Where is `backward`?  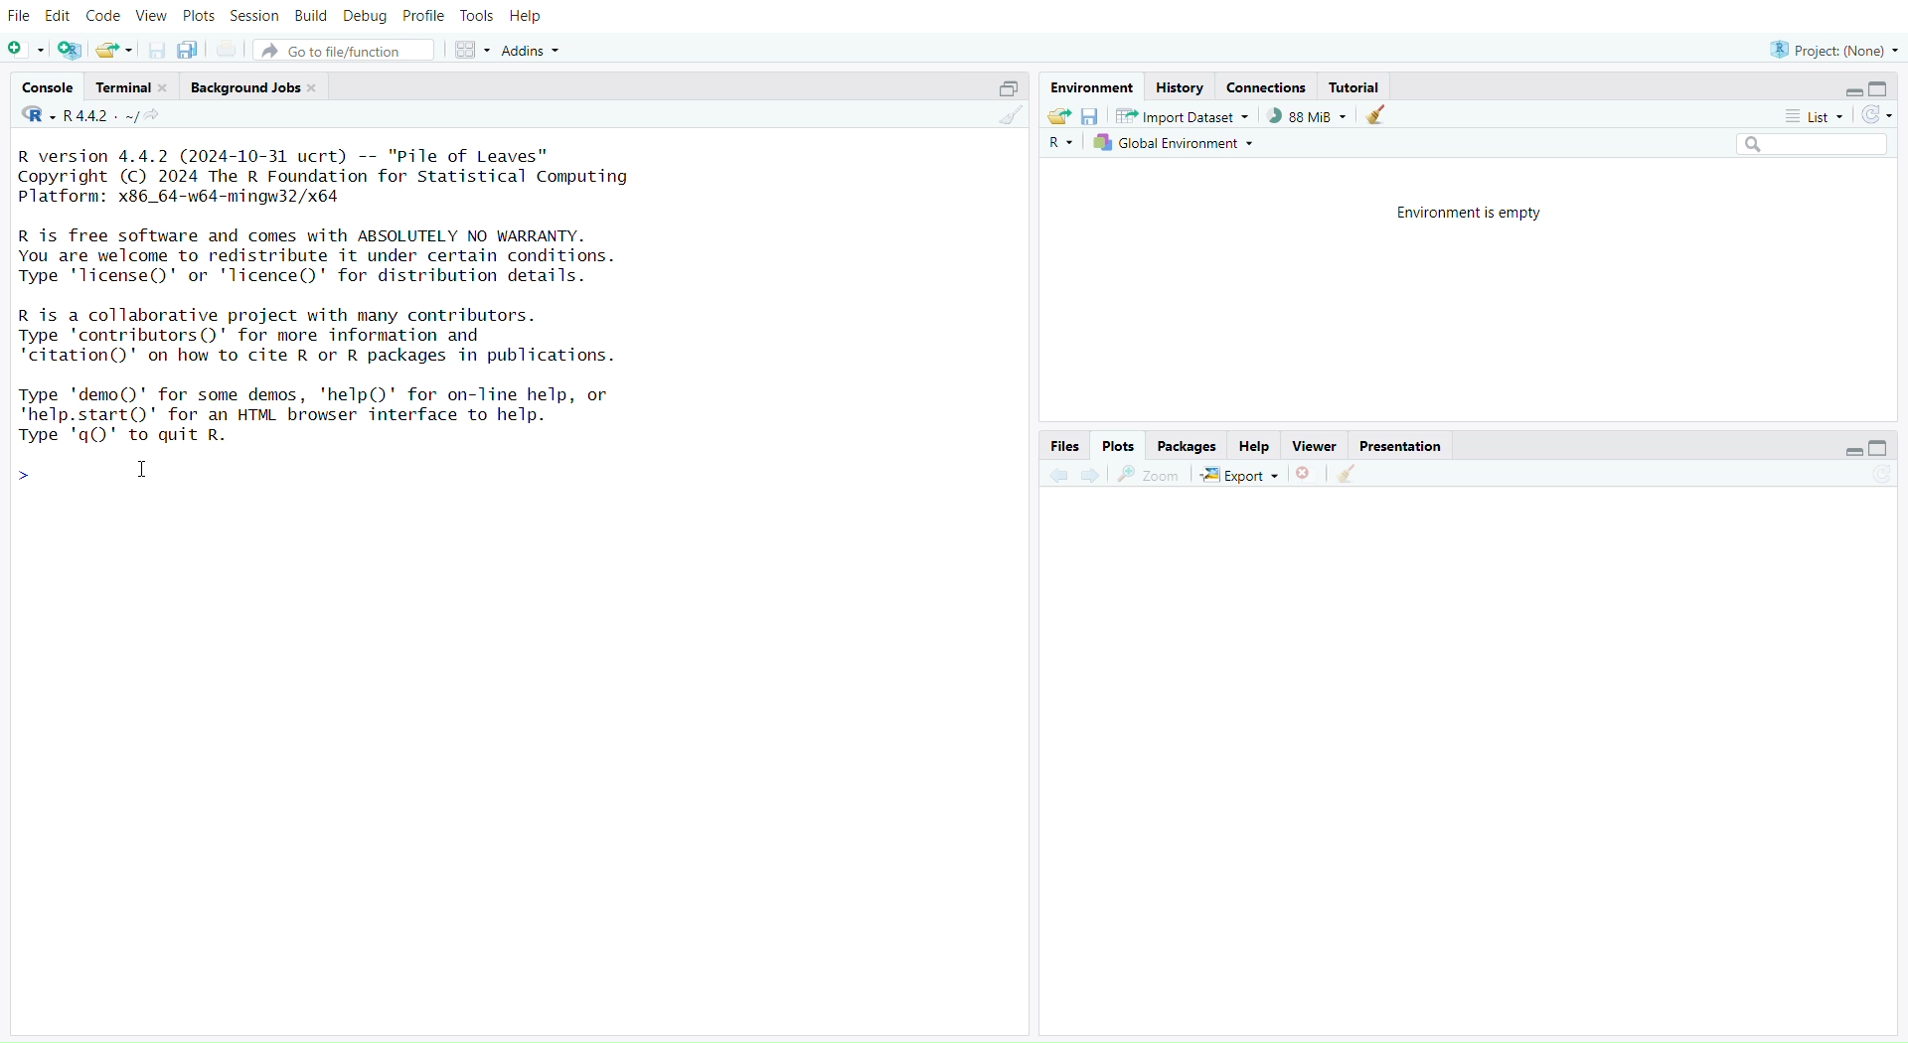 backward is located at coordinates (1053, 476).